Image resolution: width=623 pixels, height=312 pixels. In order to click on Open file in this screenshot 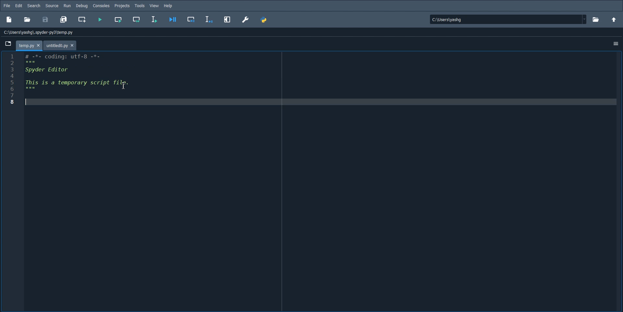, I will do `click(596, 19)`.